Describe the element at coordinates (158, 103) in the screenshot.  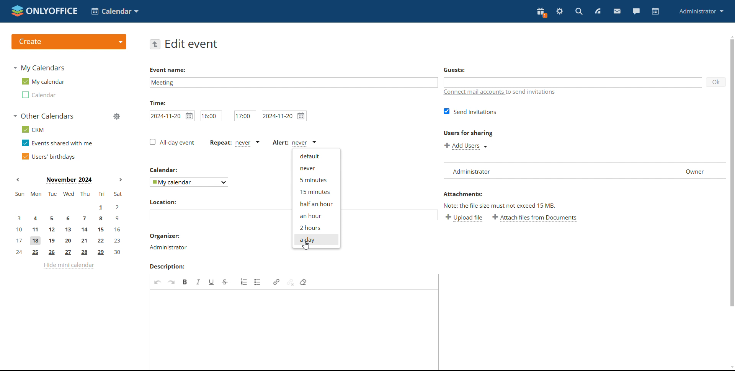
I see `Time` at that location.